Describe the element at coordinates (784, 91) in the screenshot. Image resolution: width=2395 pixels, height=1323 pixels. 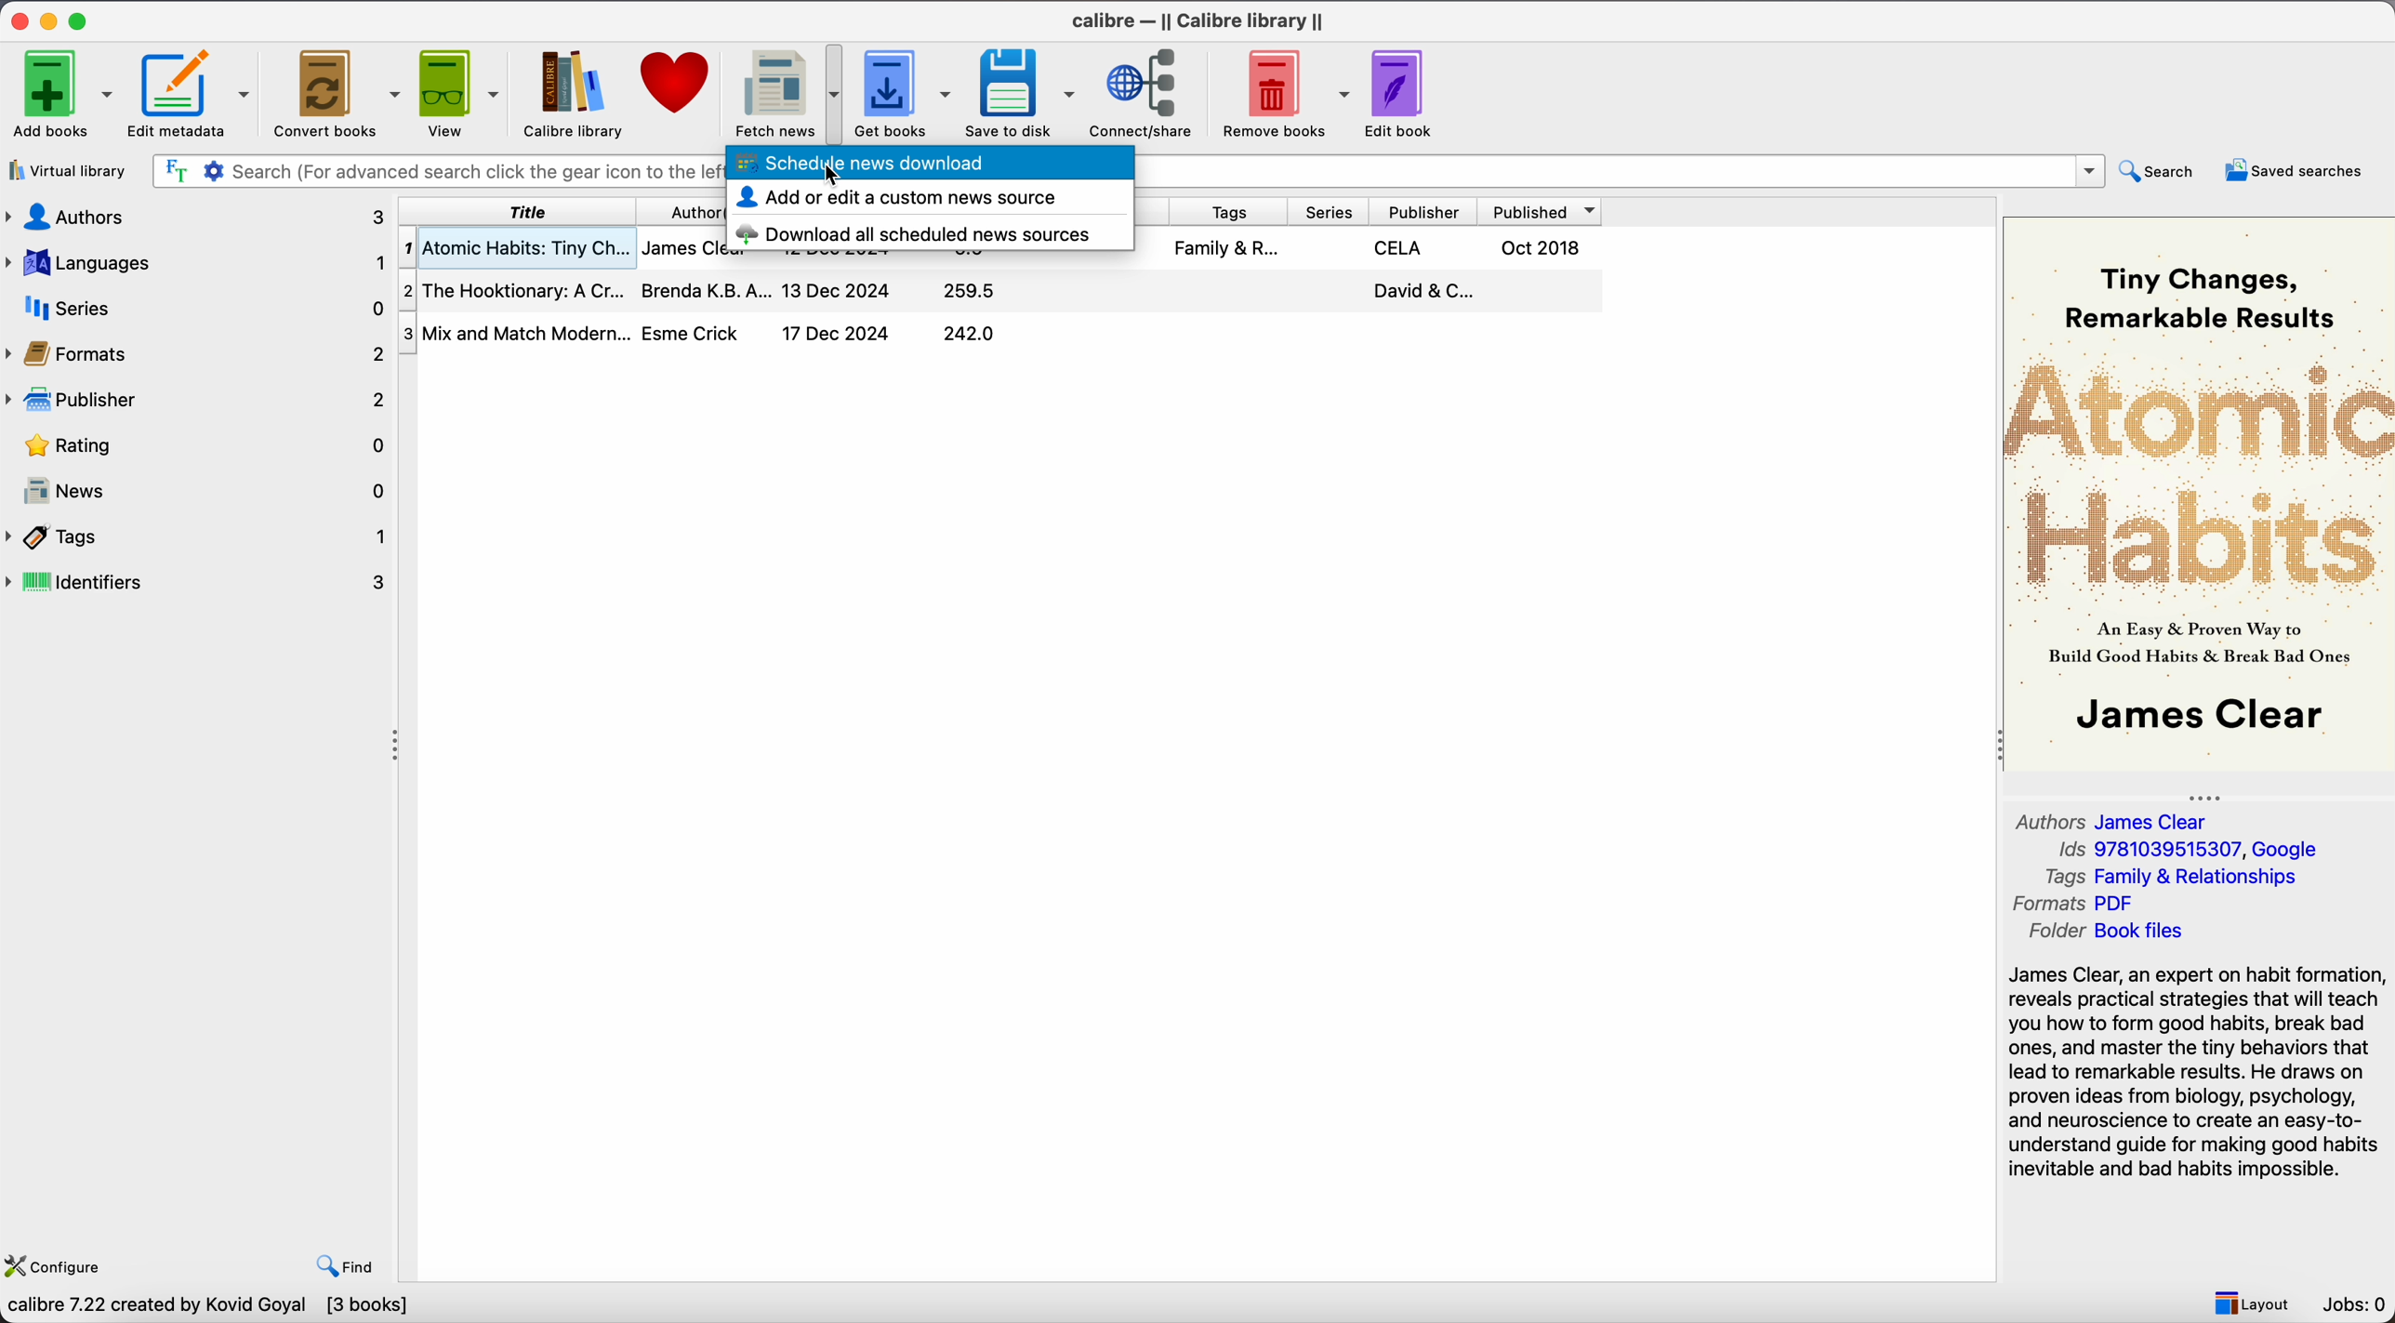
I see `click on fetch news options` at that location.